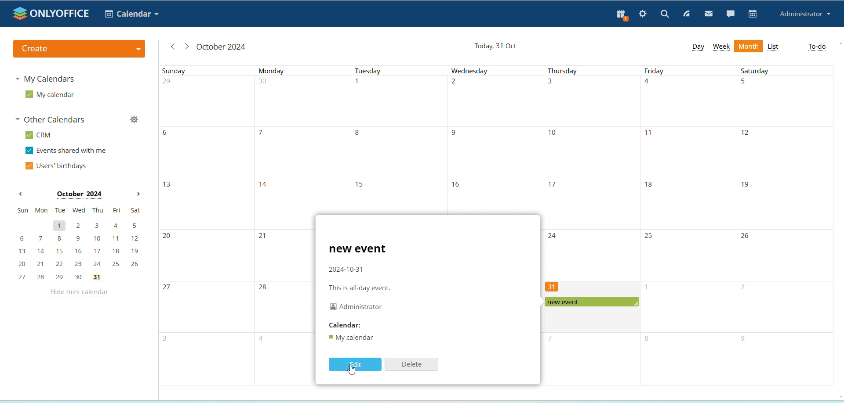  Describe the element at coordinates (665, 14) in the screenshot. I see `search` at that location.